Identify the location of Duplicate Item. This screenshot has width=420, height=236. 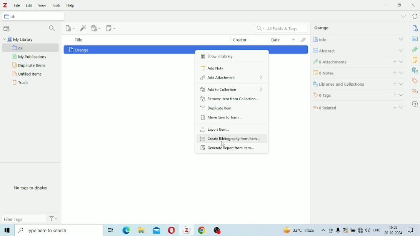
(216, 108).